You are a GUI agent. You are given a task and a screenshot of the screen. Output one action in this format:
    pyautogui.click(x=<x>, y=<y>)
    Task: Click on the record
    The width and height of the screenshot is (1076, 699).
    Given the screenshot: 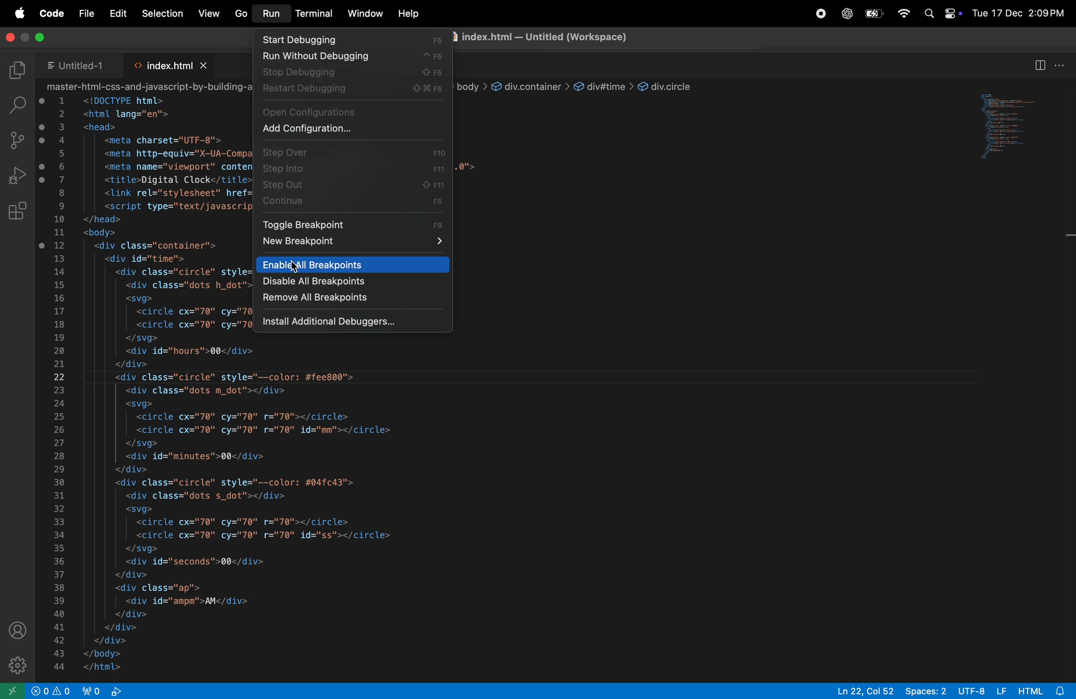 What is the action you would take?
    pyautogui.click(x=816, y=14)
    